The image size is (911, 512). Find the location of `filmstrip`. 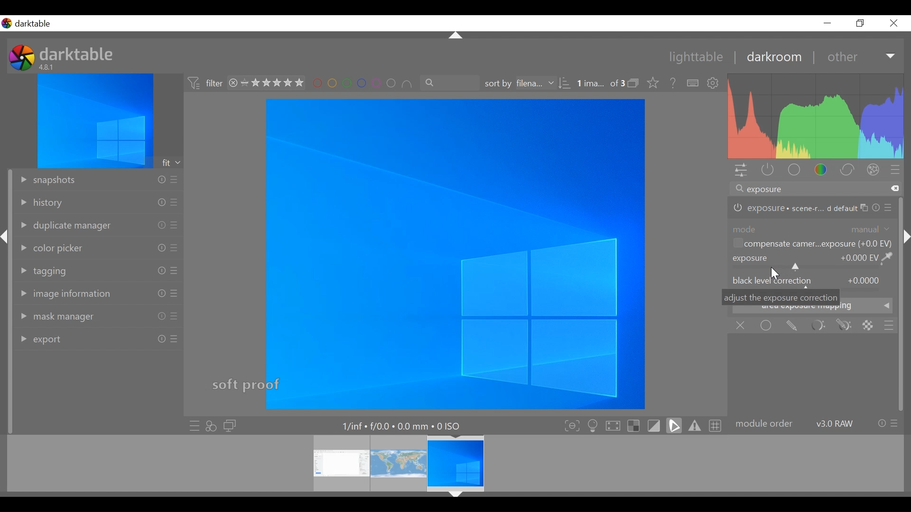

filmstrip is located at coordinates (452, 463).